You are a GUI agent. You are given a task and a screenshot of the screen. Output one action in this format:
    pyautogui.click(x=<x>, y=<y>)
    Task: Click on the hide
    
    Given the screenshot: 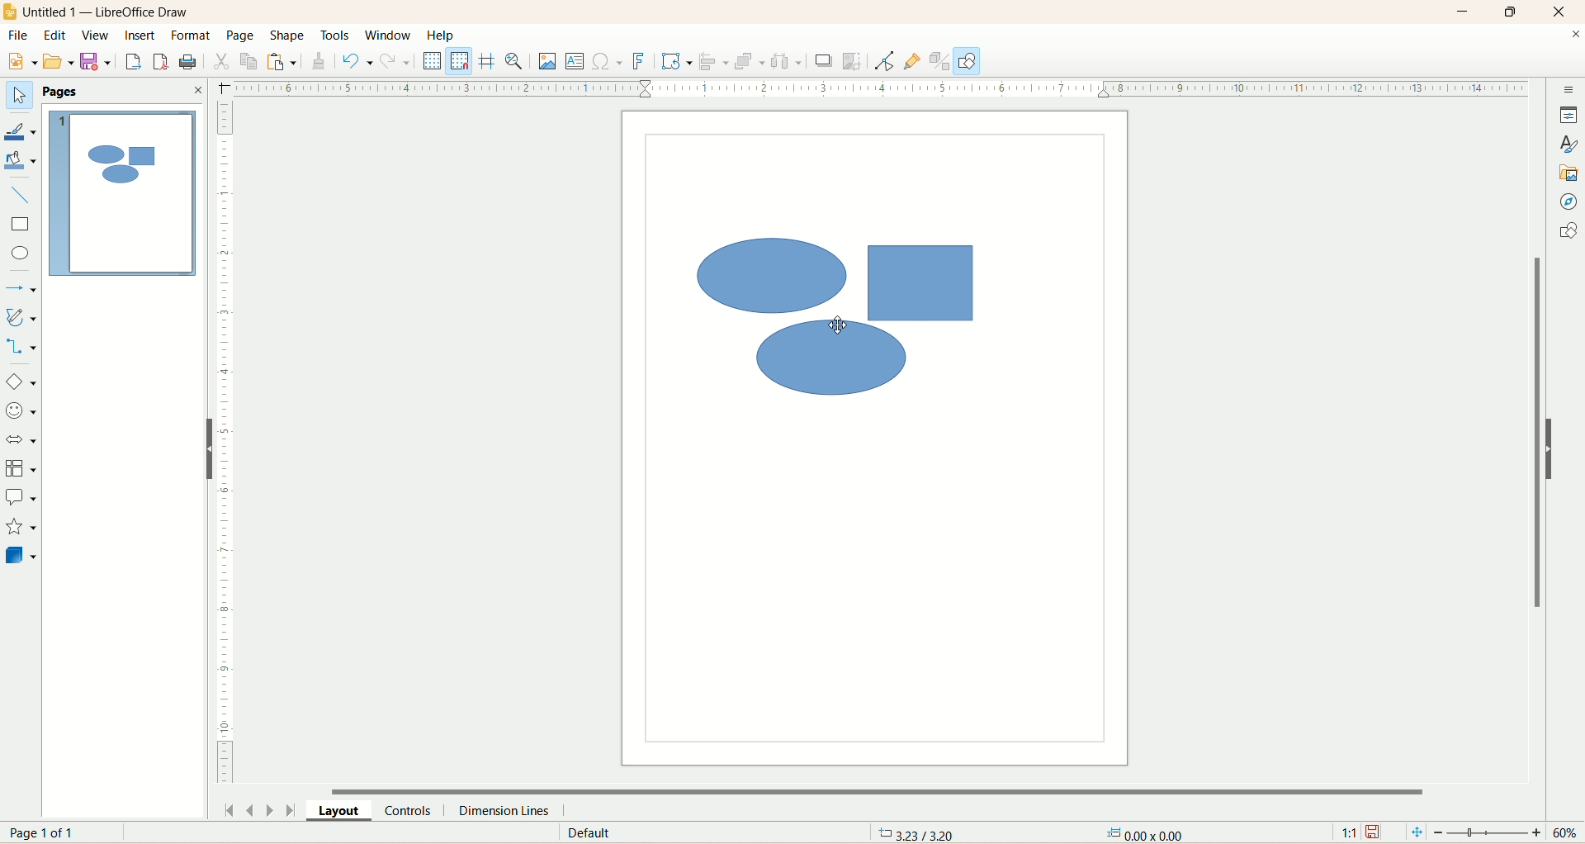 What is the action you would take?
    pyautogui.click(x=1550, y=449)
    